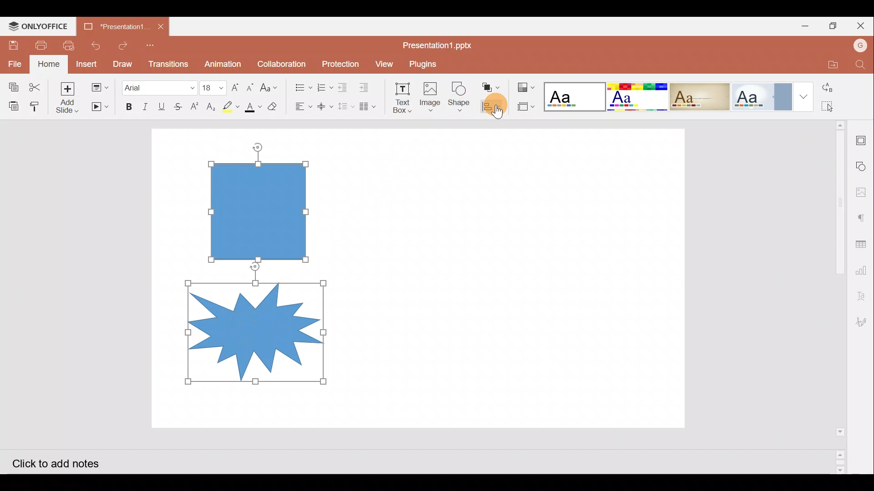  What do you see at coordinates (399, 95) in the screenshot?
I see `Insert text box` at bounding box center [399, 95].